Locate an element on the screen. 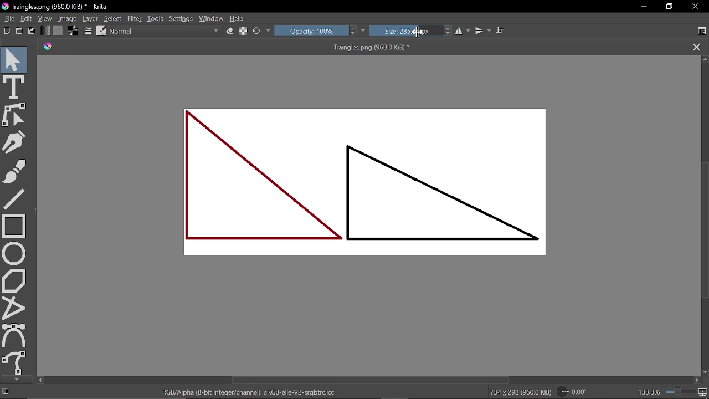 This screenshot has height=399, width=709. Minimize is located at coordinates (643, 6).